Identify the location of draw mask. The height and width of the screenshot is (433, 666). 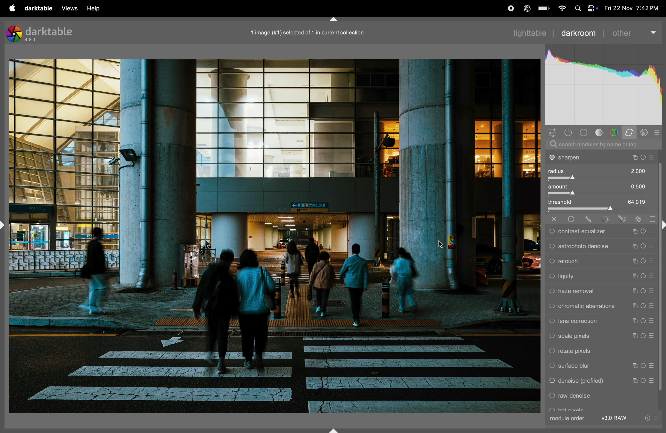
(588, 219).